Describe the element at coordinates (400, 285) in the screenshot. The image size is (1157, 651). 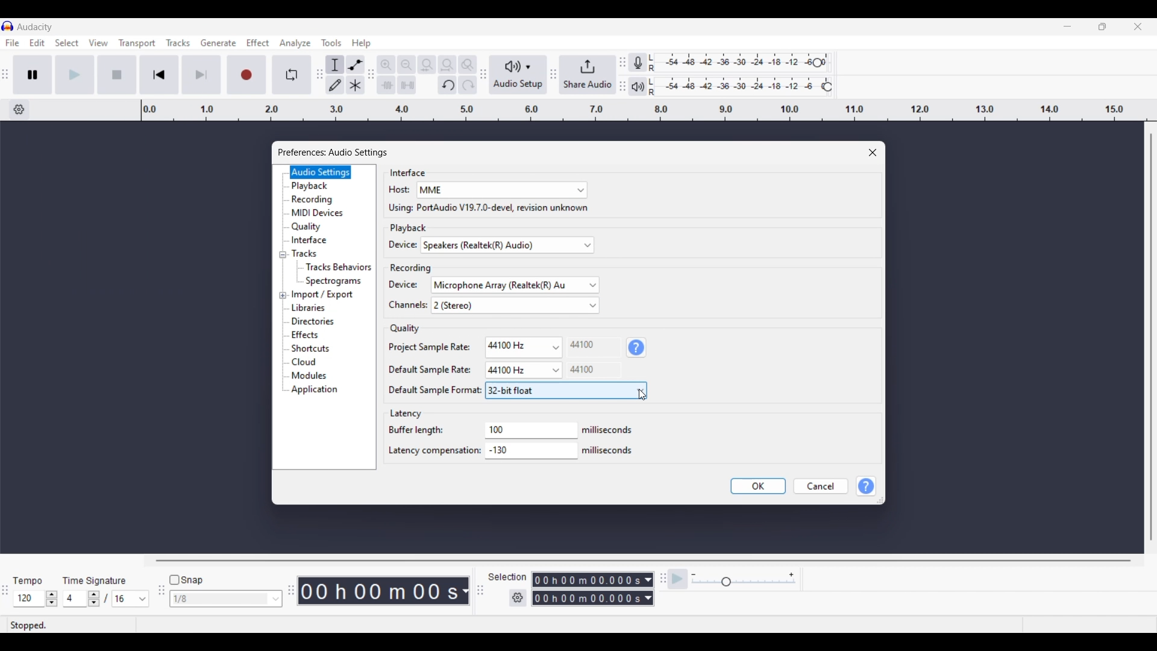
I see `Device:` at that location.